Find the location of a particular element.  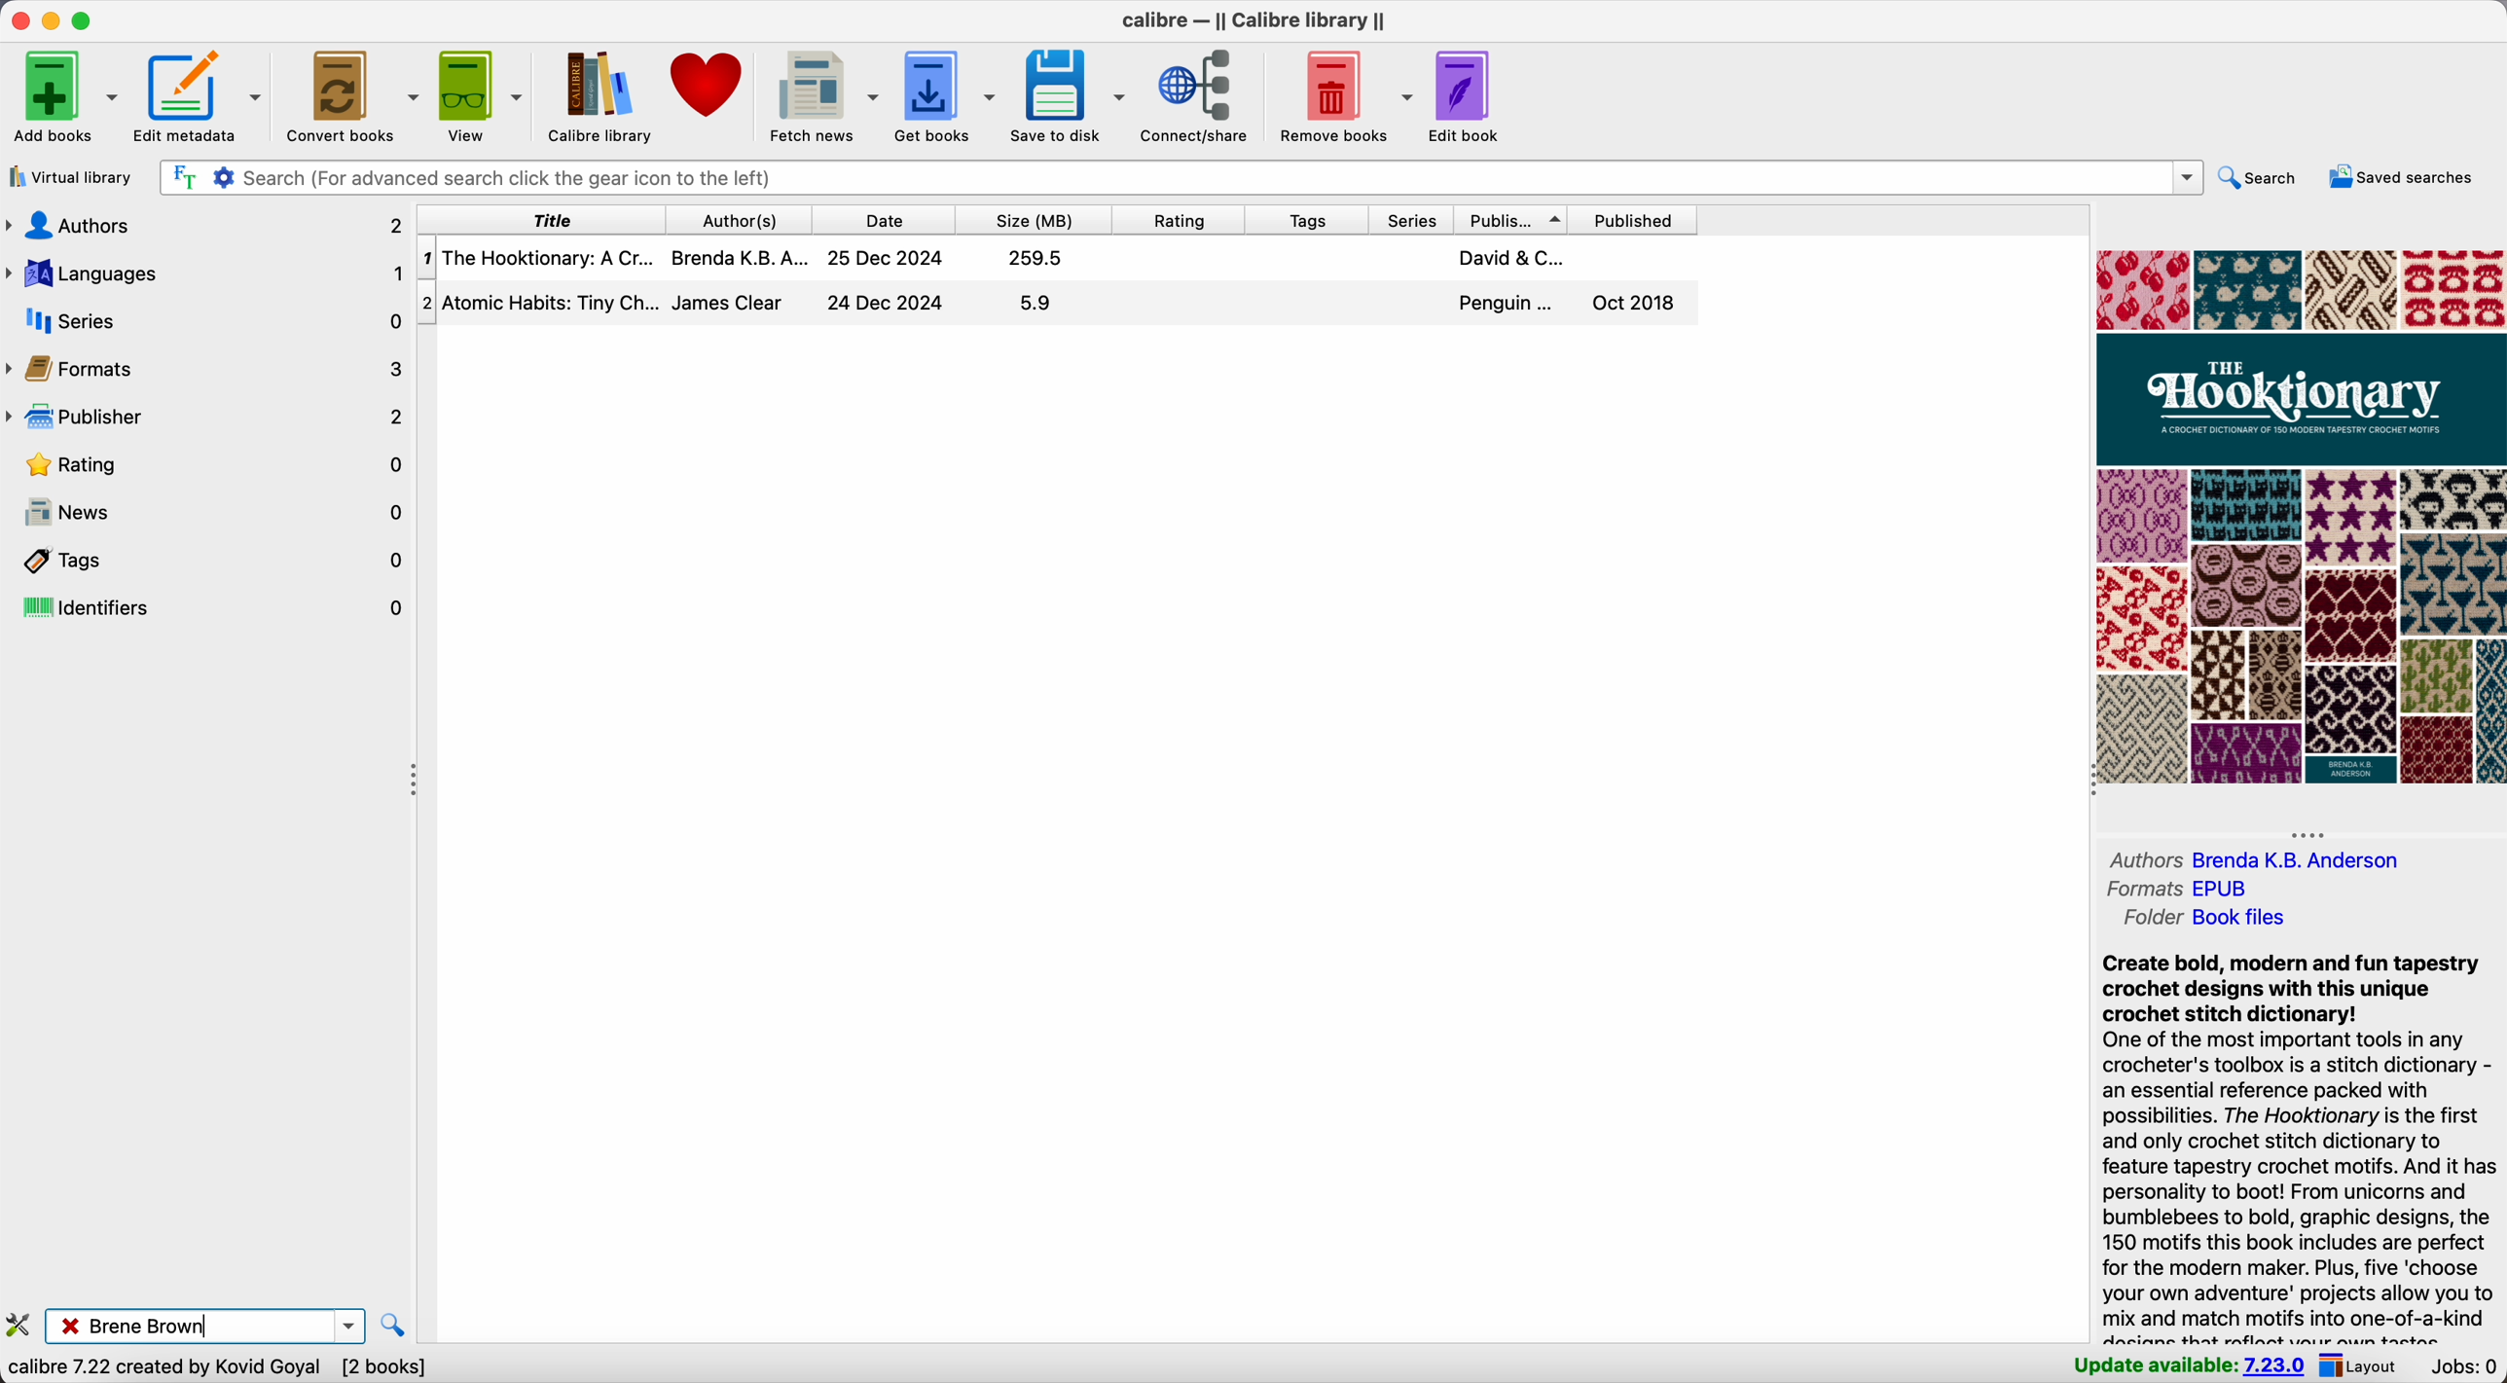

identifiers is located at coordinates (210, 605).